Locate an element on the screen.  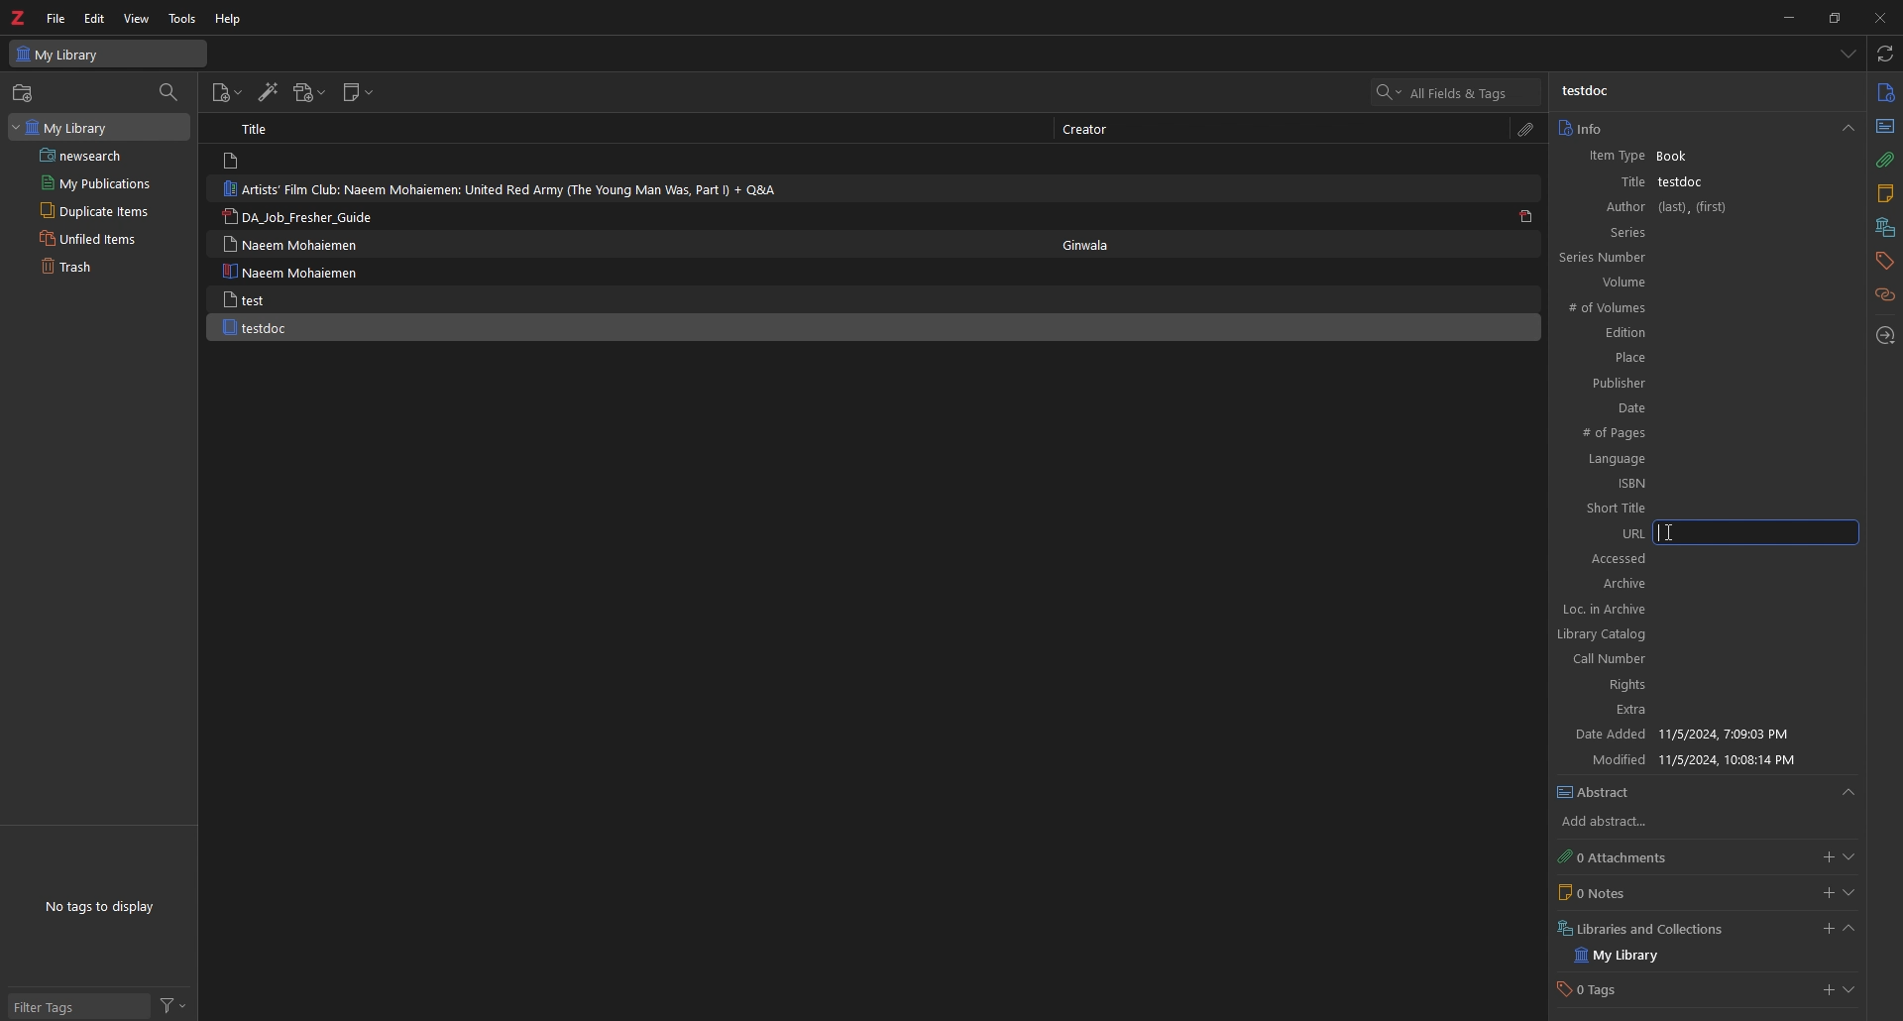
Date is located at coordinates (1678, 407).